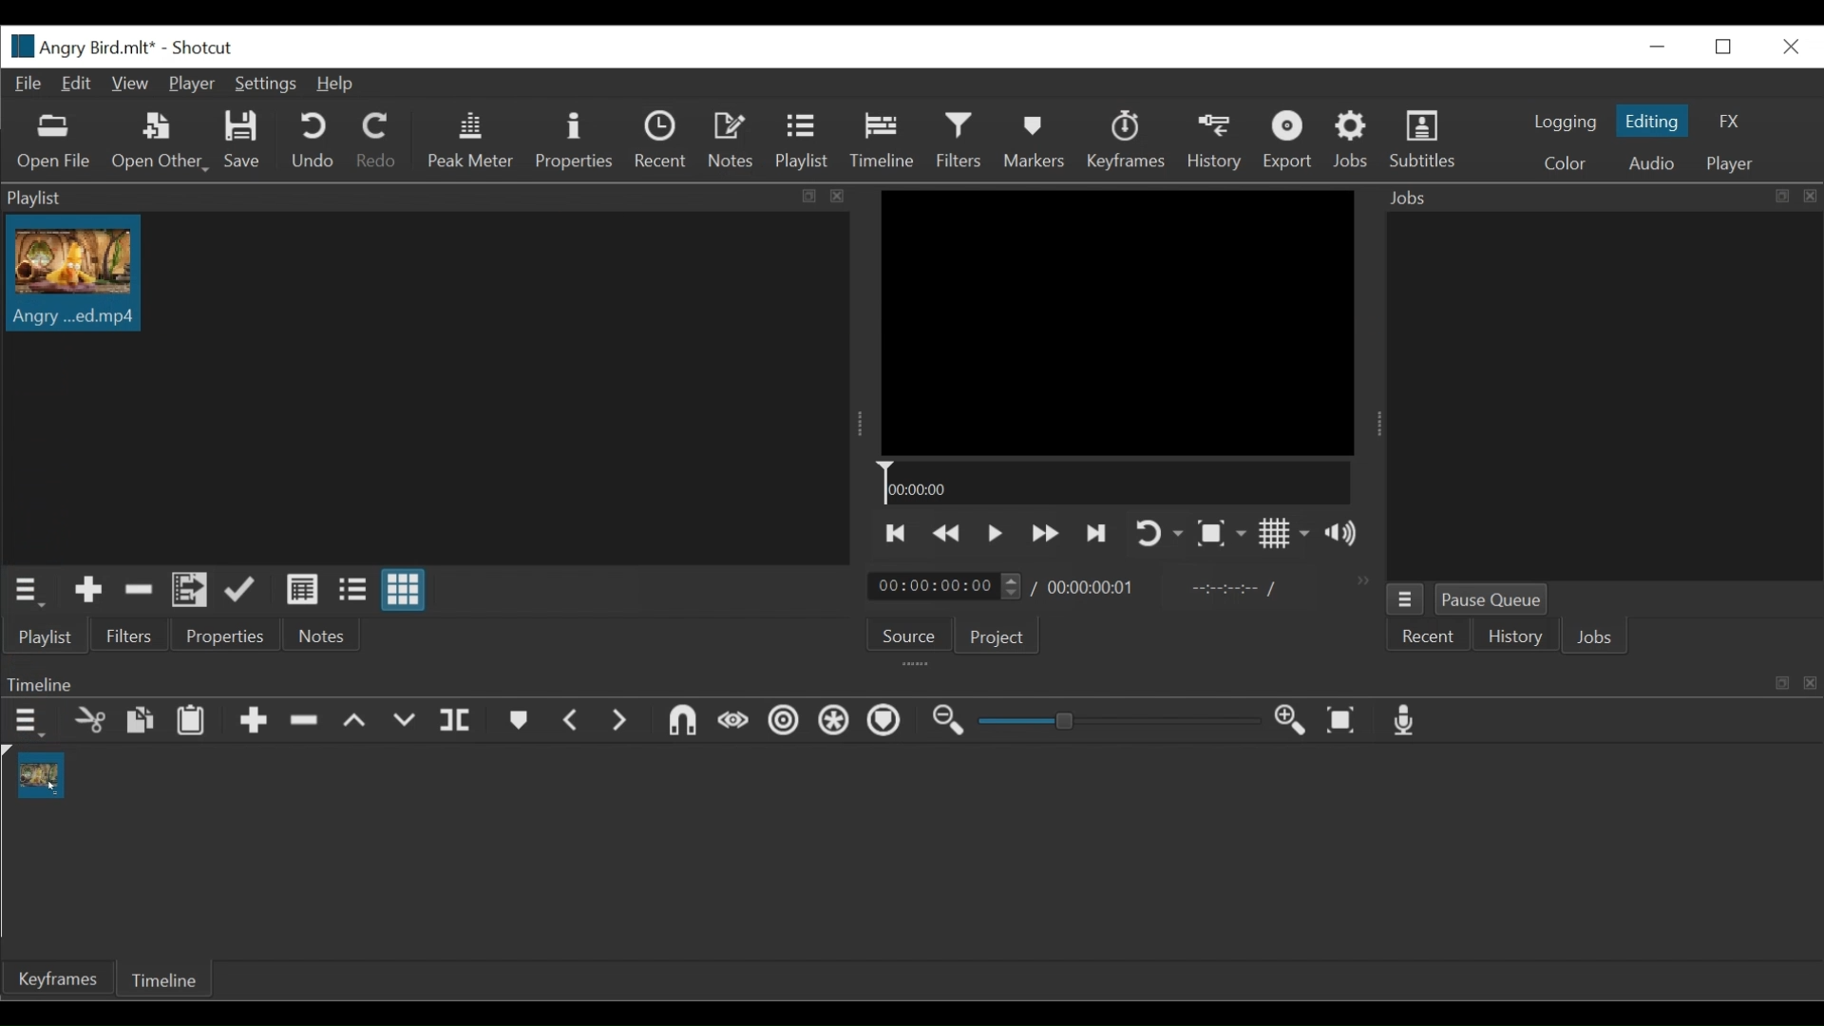 The width and height of the screenshot is (1824, 1026). Describe the element at coordinates (29, 85) in the screenshot. I see `File` at that location.